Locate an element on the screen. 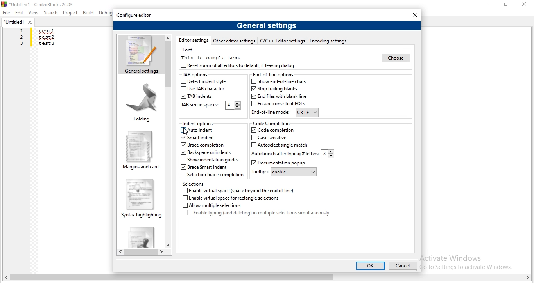 Image resolution: width=534 pixels, height=283 pixels. scroll bar is located at coordinates (141, 252).